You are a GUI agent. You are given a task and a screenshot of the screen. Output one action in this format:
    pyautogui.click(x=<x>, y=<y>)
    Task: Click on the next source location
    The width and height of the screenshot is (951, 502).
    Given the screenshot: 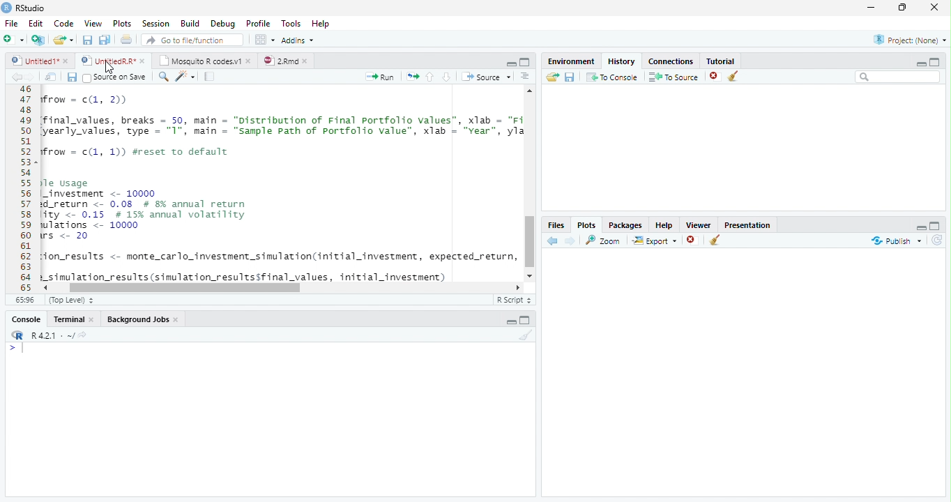 What is the action you would take?
    pyautogui.click(x=31, y=77)
    